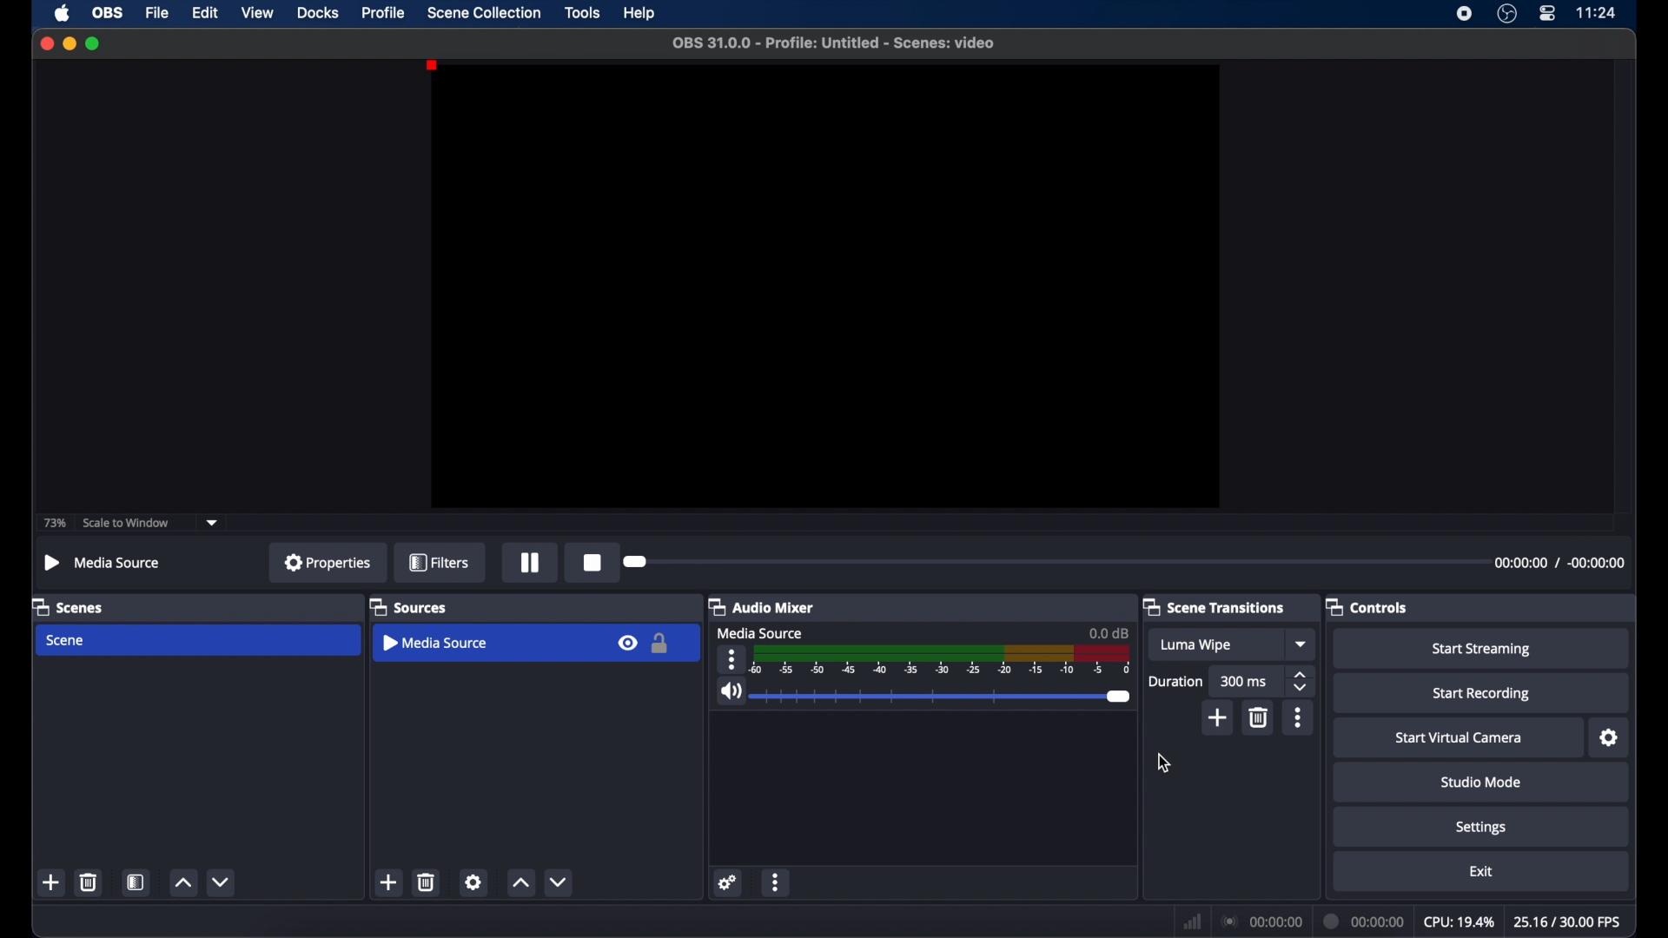 The image size is (1668, 938). What do you see at coordinates (440, 562) in the screenshot?
I see `filters` at bounding box center [440, 562].